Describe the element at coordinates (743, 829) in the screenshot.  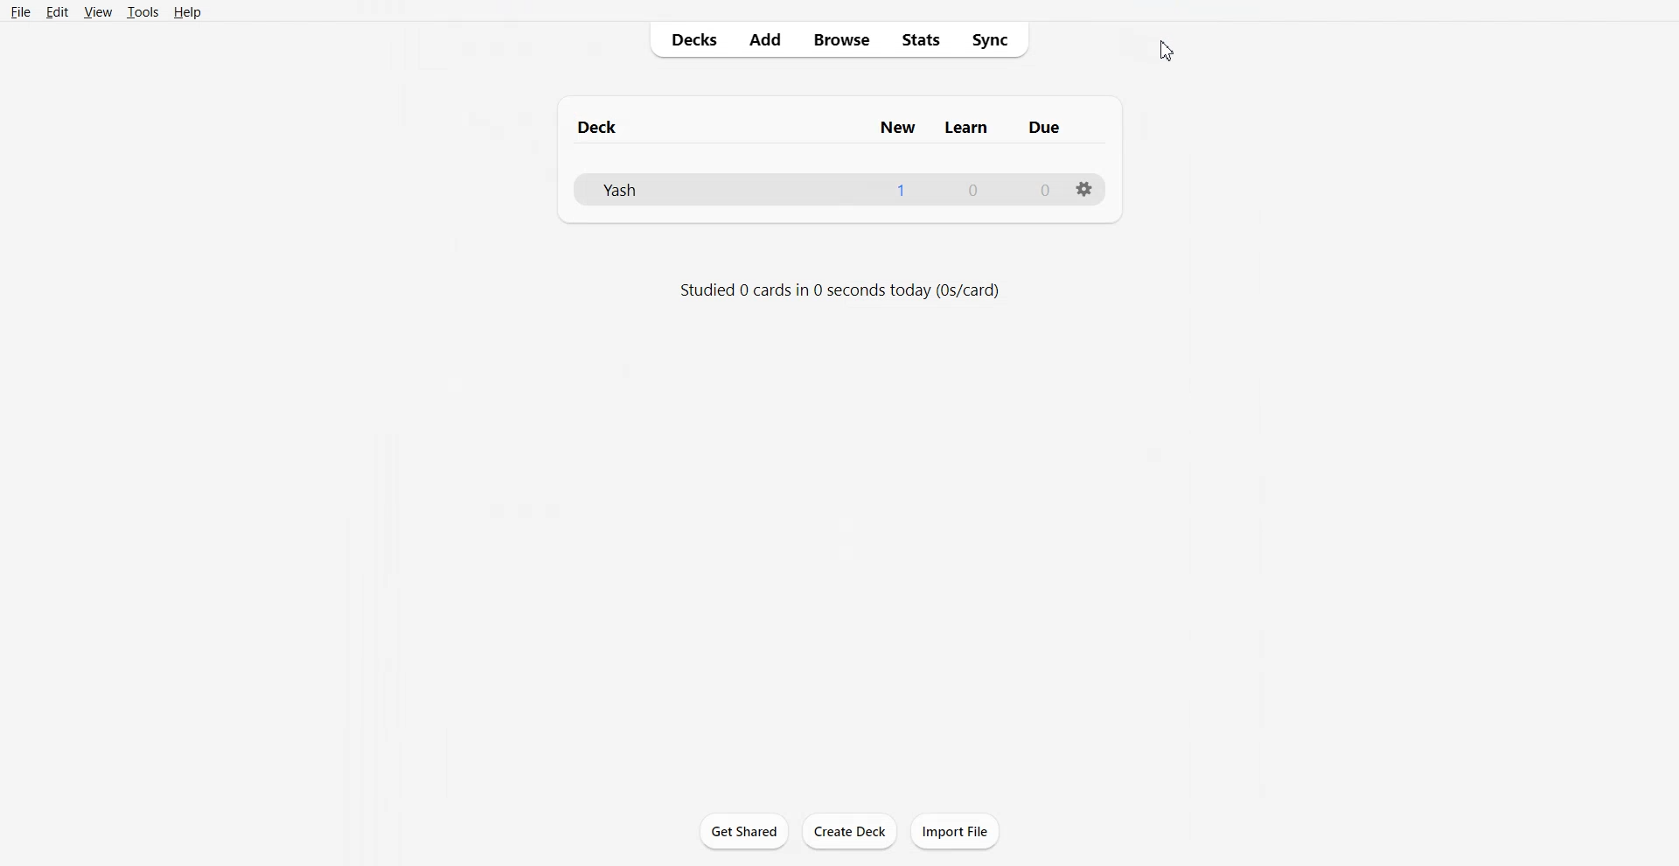
I see `Get shared` at that location.